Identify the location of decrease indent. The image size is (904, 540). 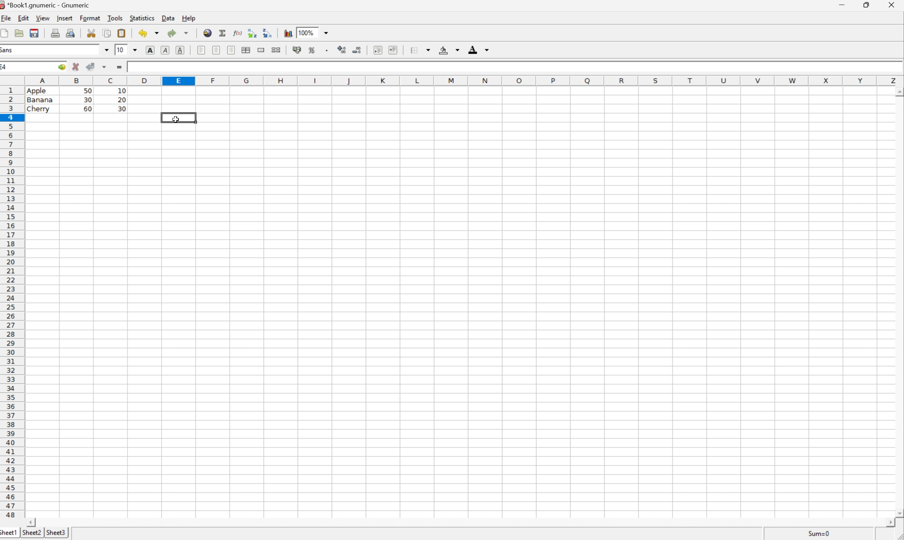
(377, 50).